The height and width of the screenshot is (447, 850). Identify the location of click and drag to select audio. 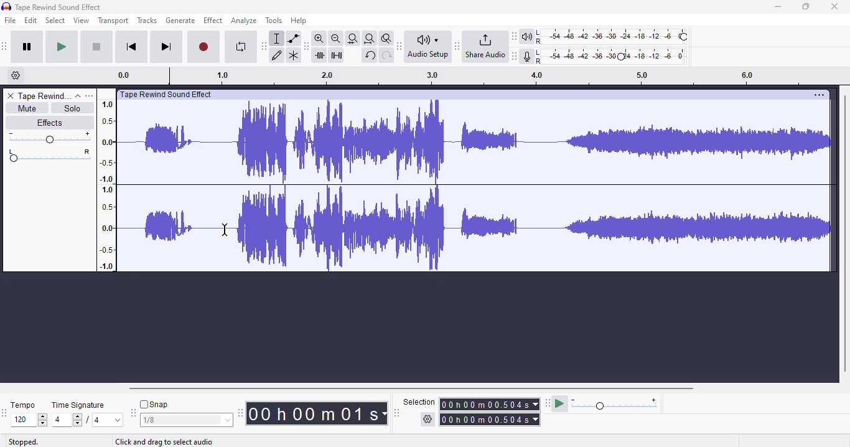
(164, 442).